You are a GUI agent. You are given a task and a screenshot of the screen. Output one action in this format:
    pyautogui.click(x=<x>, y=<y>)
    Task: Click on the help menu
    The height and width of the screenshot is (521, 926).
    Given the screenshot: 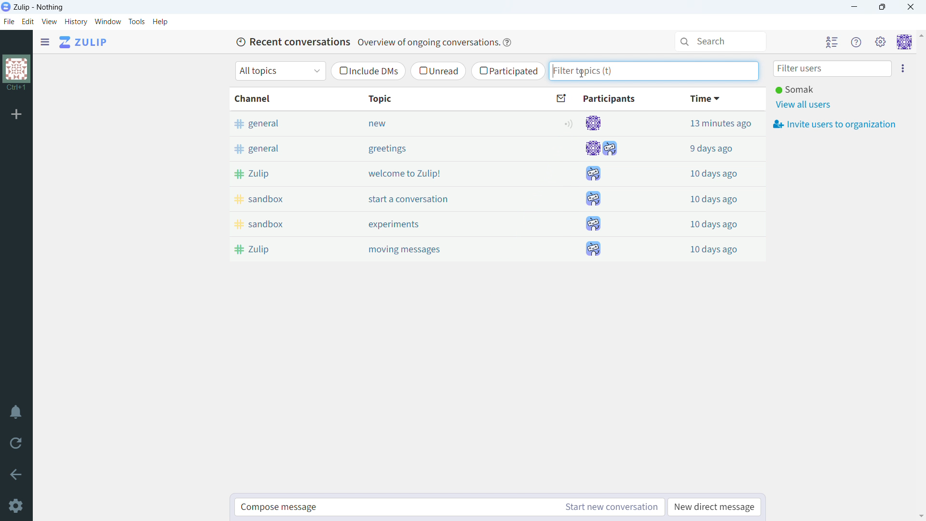 What is the action you would take?
    pyautogui.click(x=858, y=42)
    